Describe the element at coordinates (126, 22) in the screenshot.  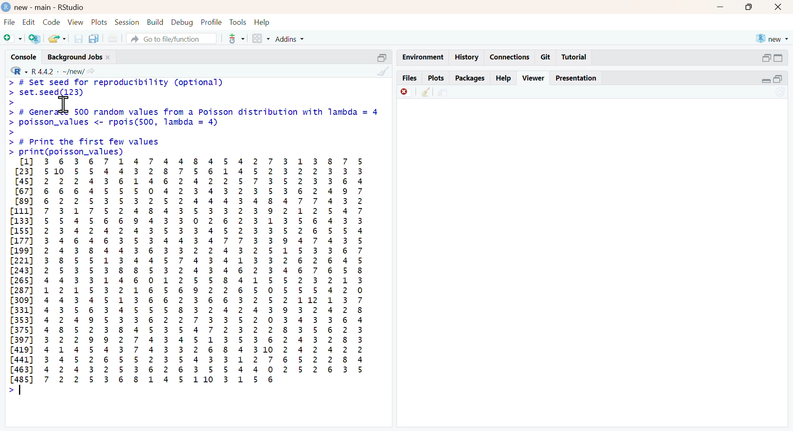
I see `session` at that location.